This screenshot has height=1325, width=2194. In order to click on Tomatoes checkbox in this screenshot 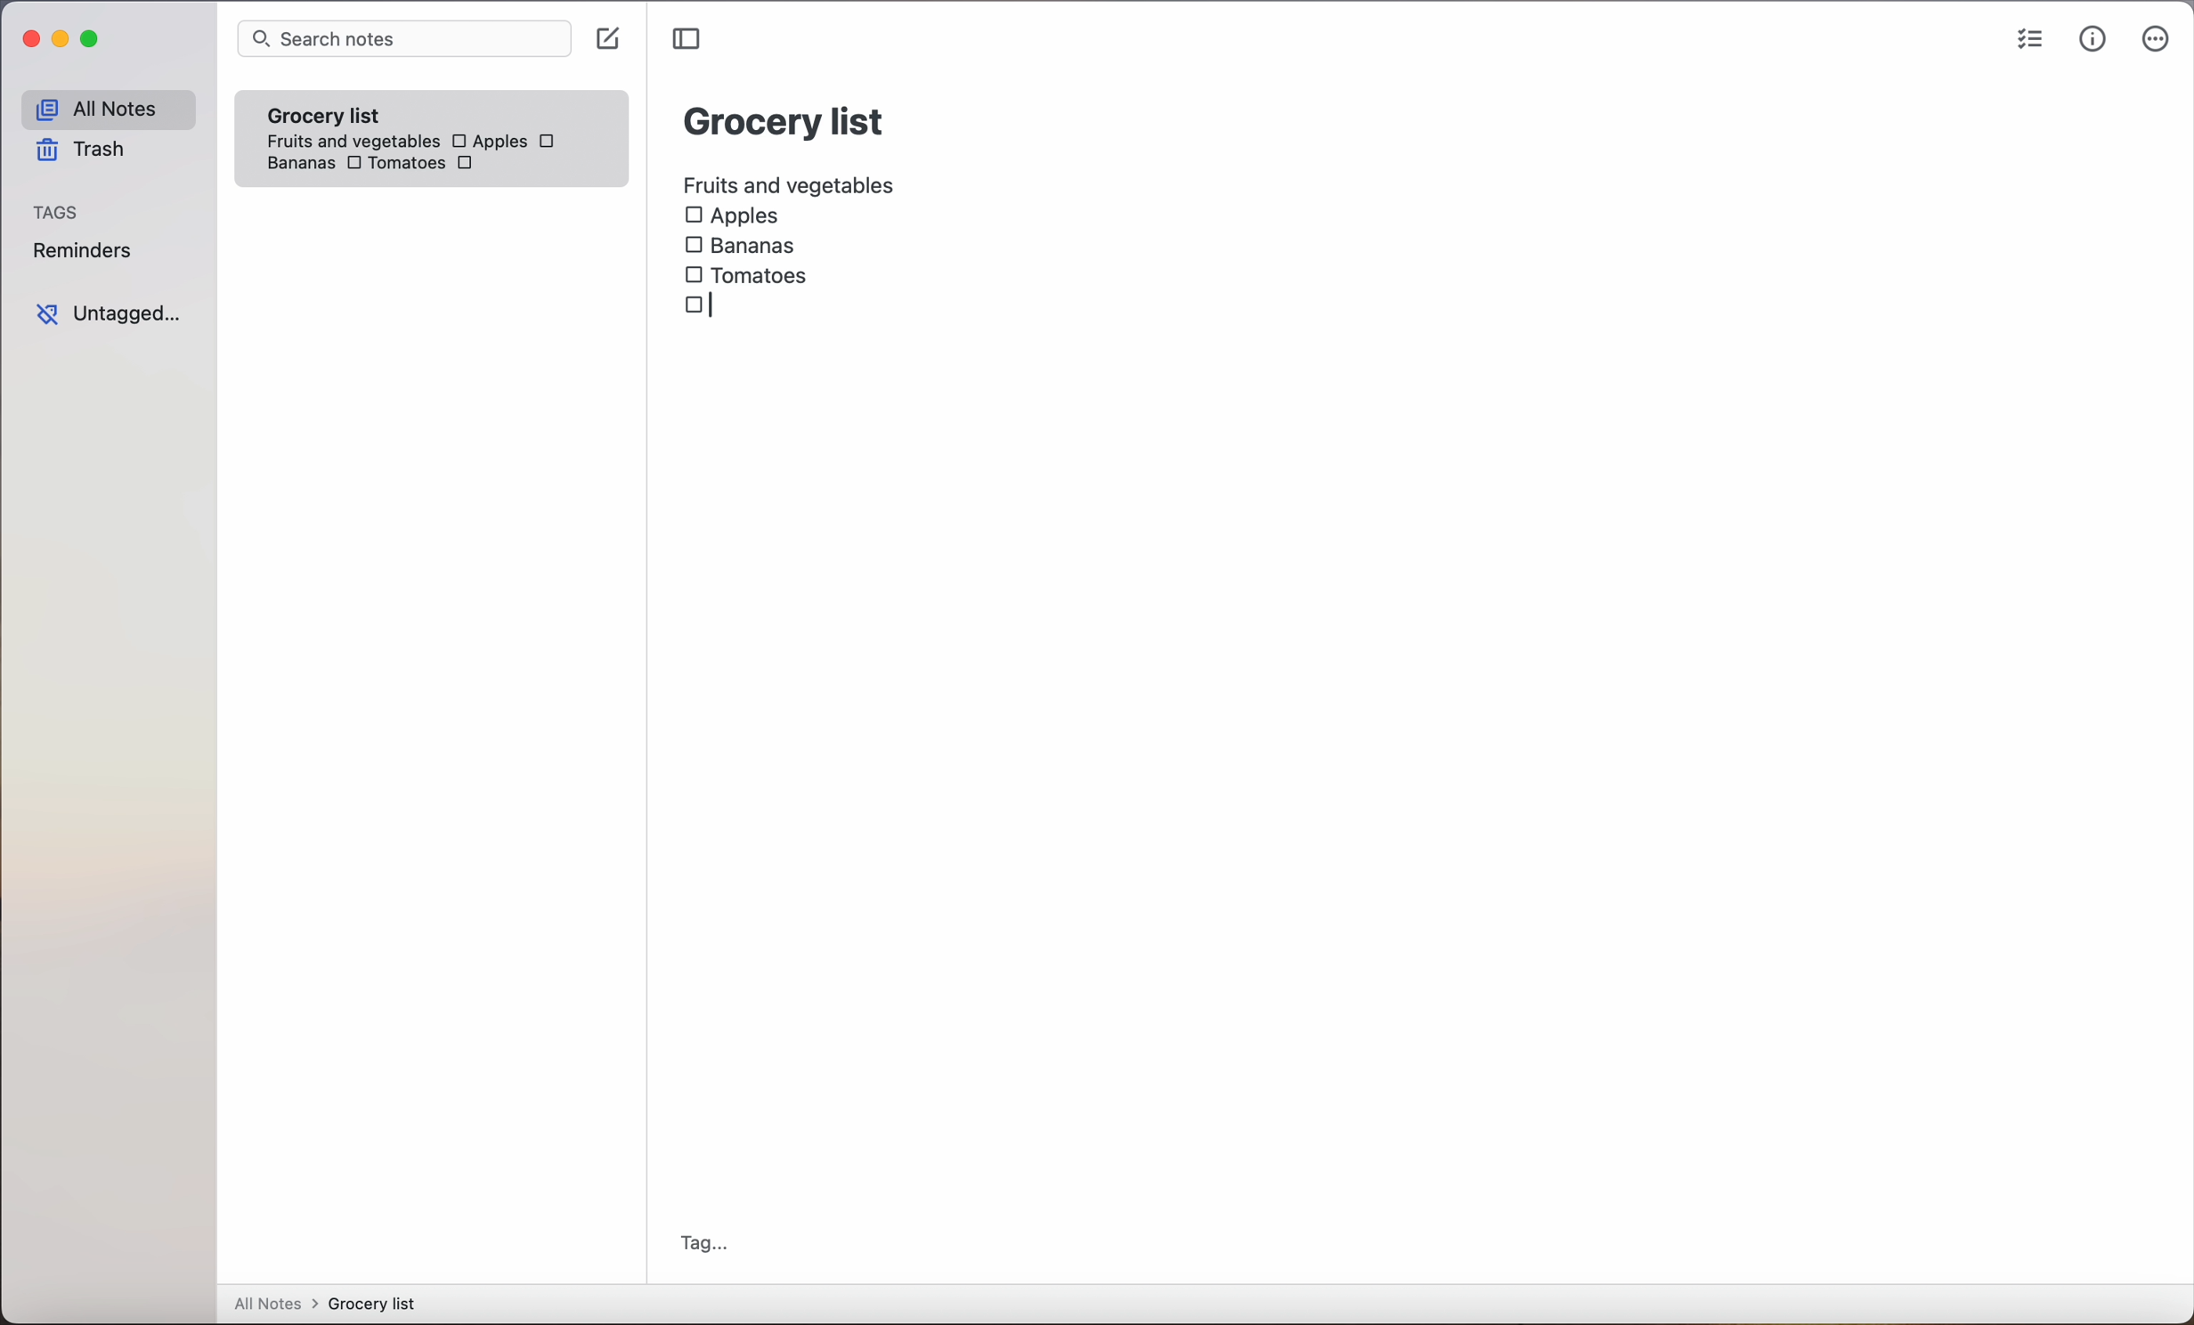, I will do `click(745, 276)`.